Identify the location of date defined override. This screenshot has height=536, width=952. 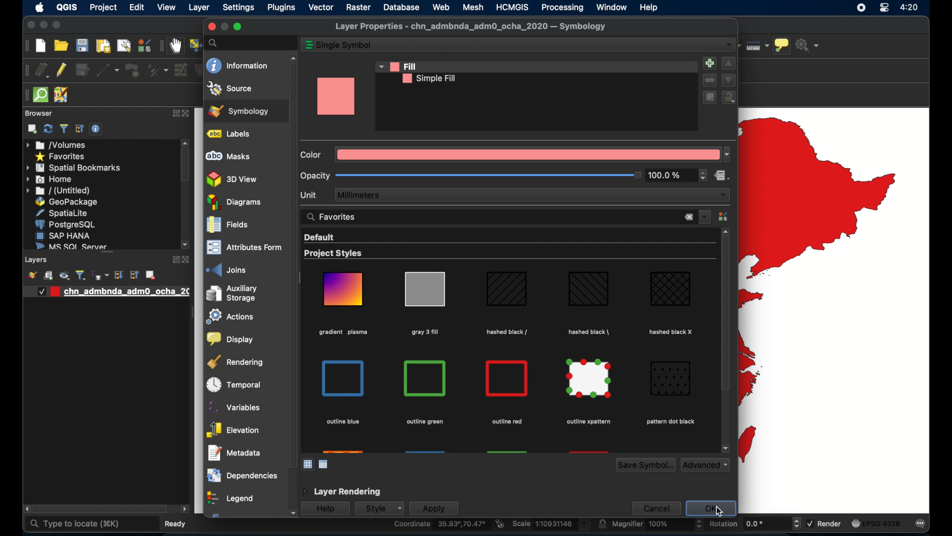
(722, 177).